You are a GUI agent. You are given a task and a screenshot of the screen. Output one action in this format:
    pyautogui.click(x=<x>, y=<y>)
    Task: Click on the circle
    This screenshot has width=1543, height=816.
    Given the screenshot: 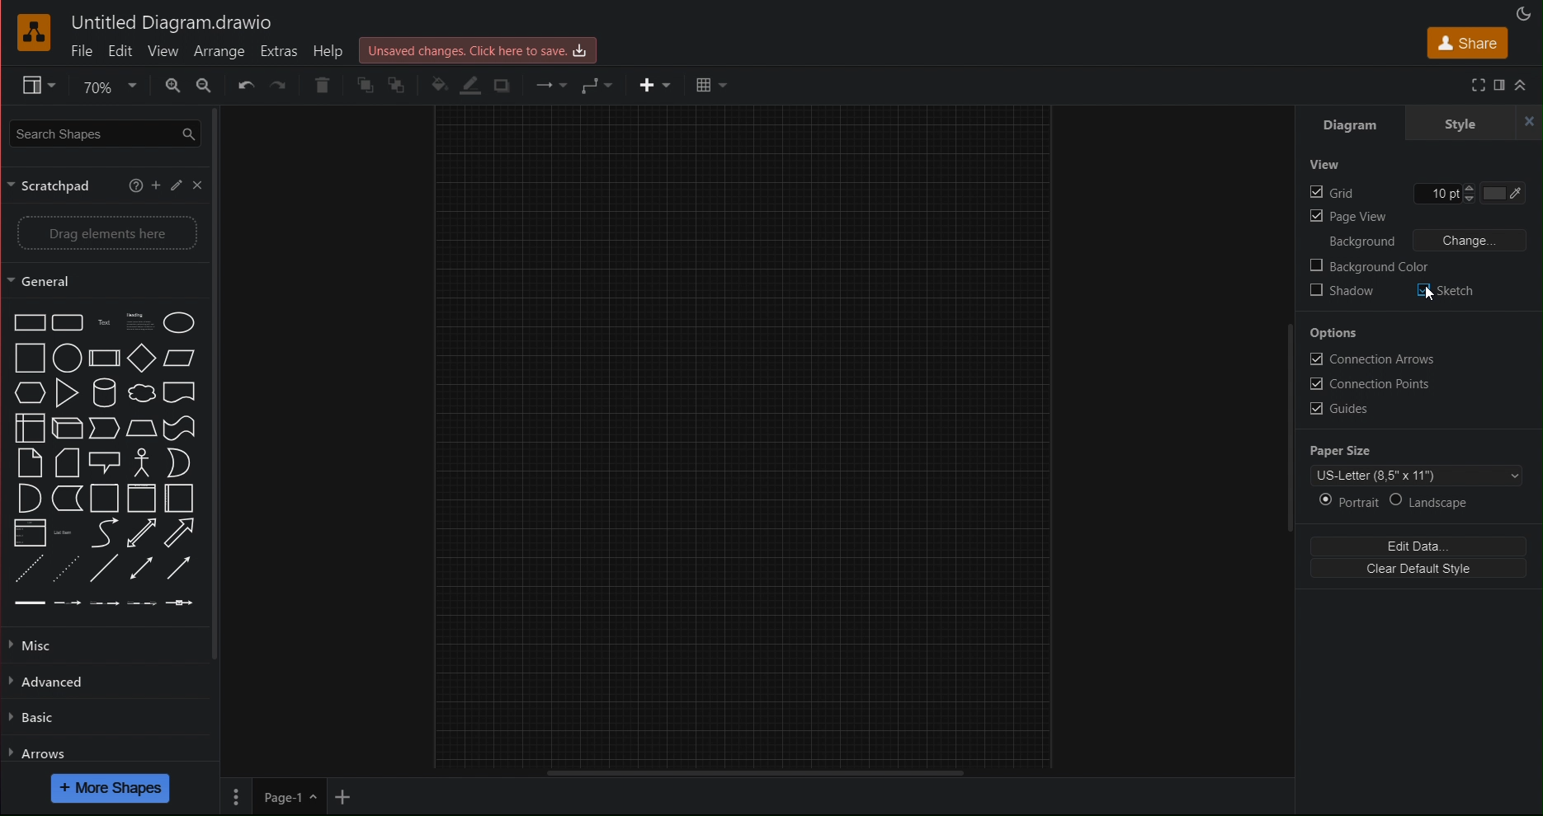 What is the action you would take?
    pyautogui.click(x=68, y=358)
    